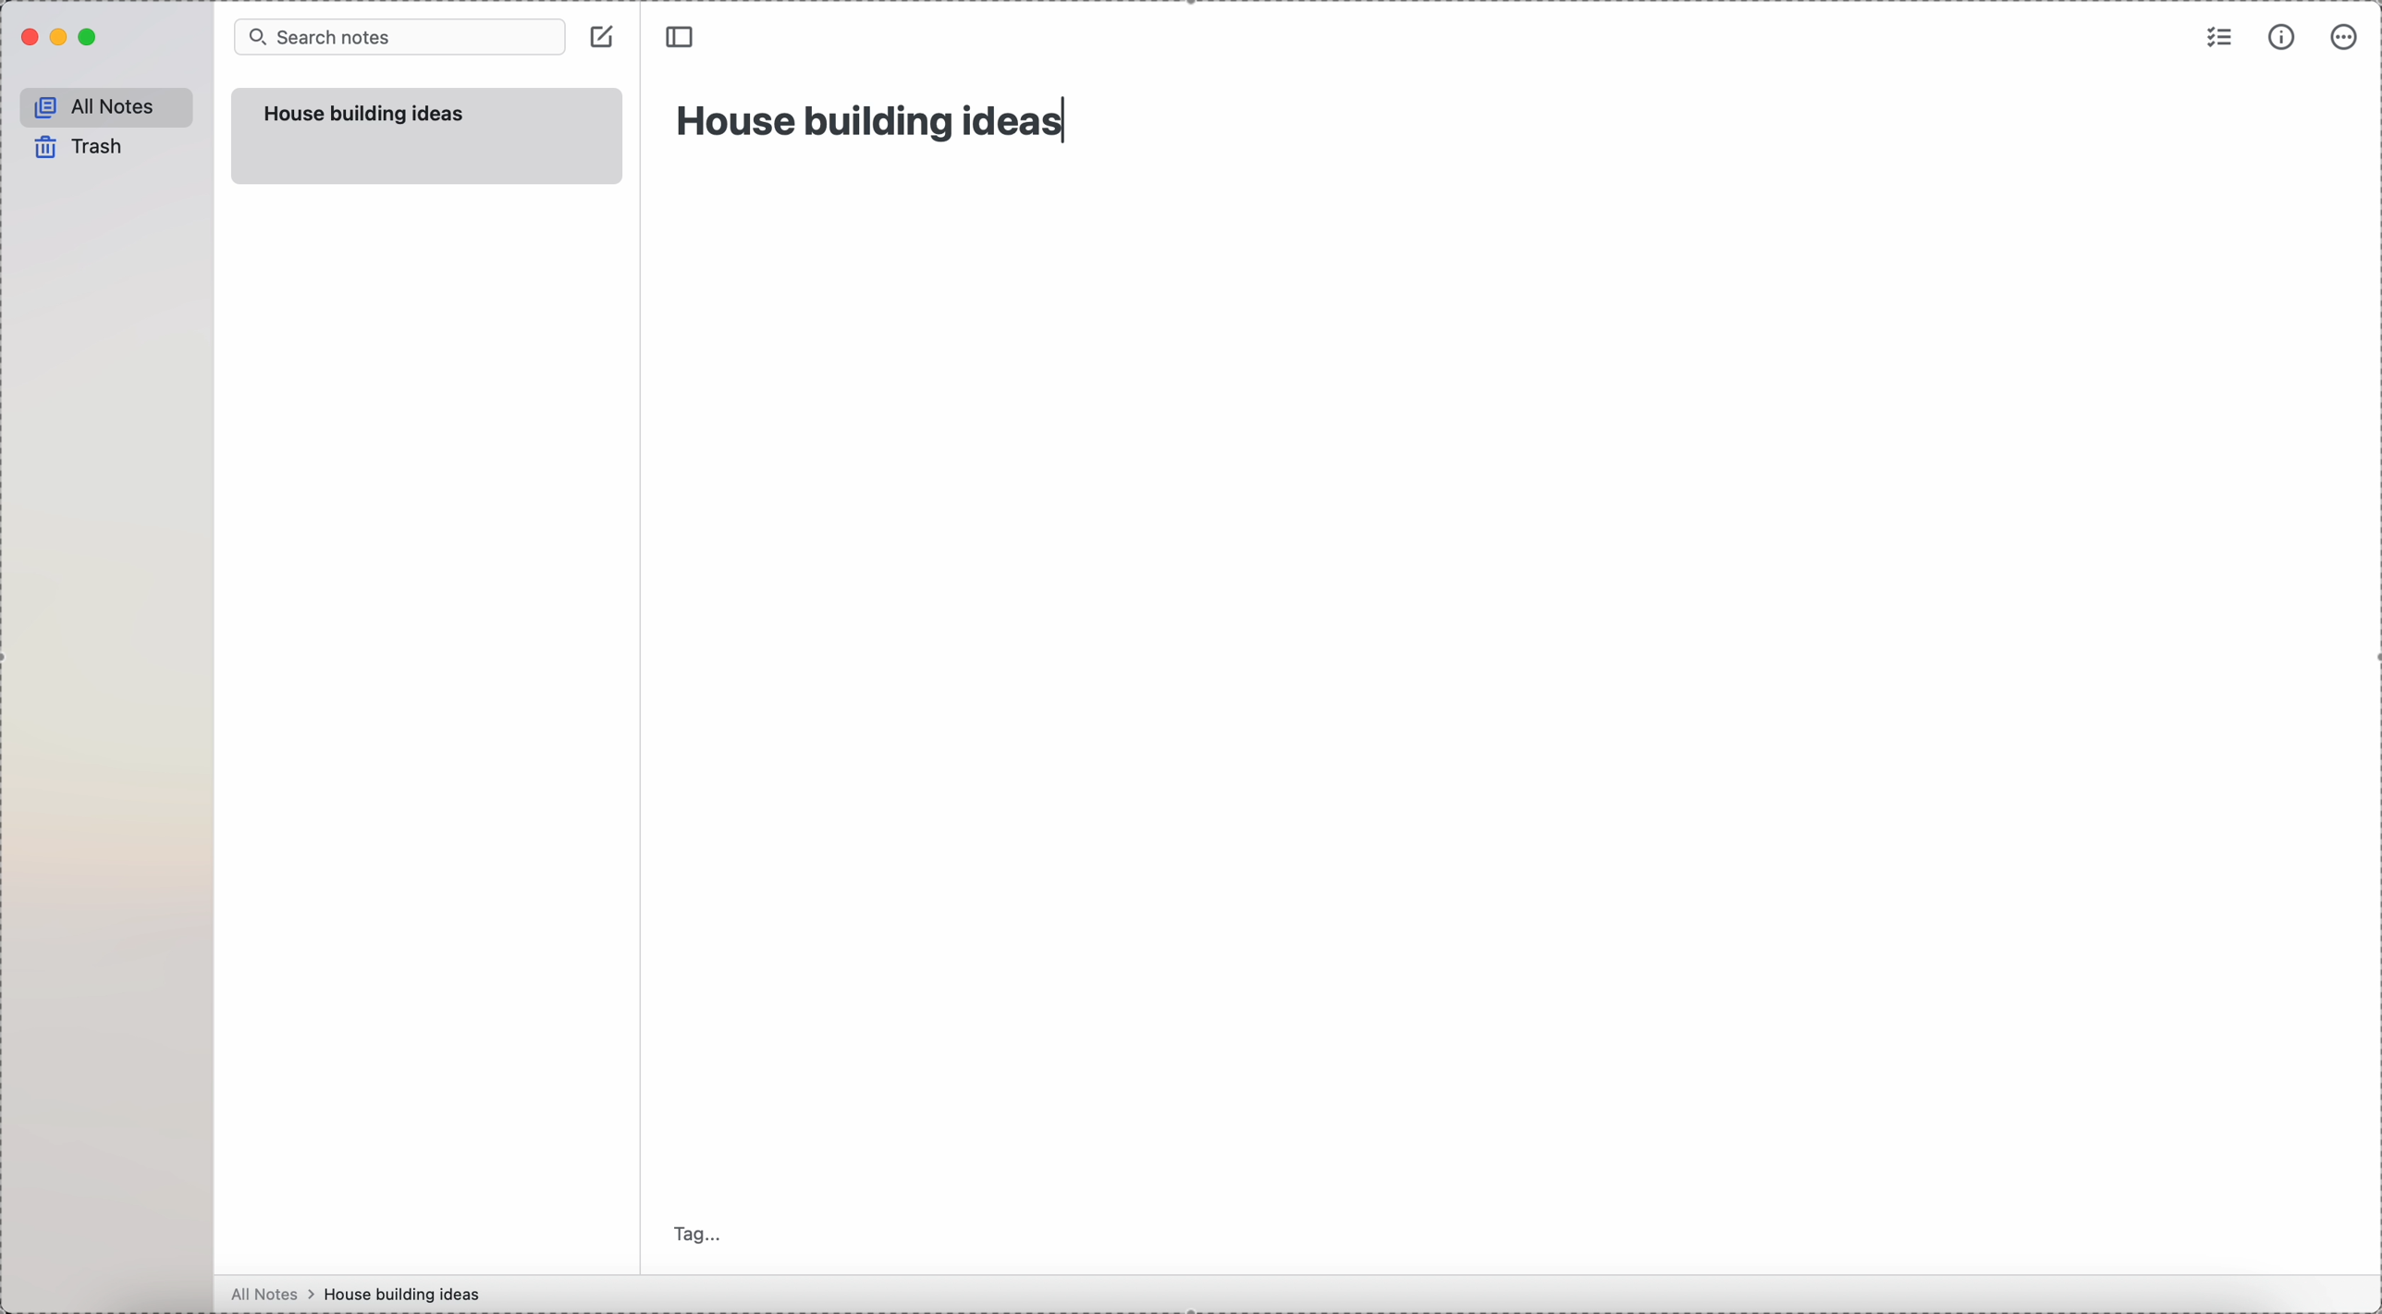 This screenshot has width=2382, height=1314. Describe the element at coordinates (873, 118) in the screenshot. I see `house building ideas` at that location.